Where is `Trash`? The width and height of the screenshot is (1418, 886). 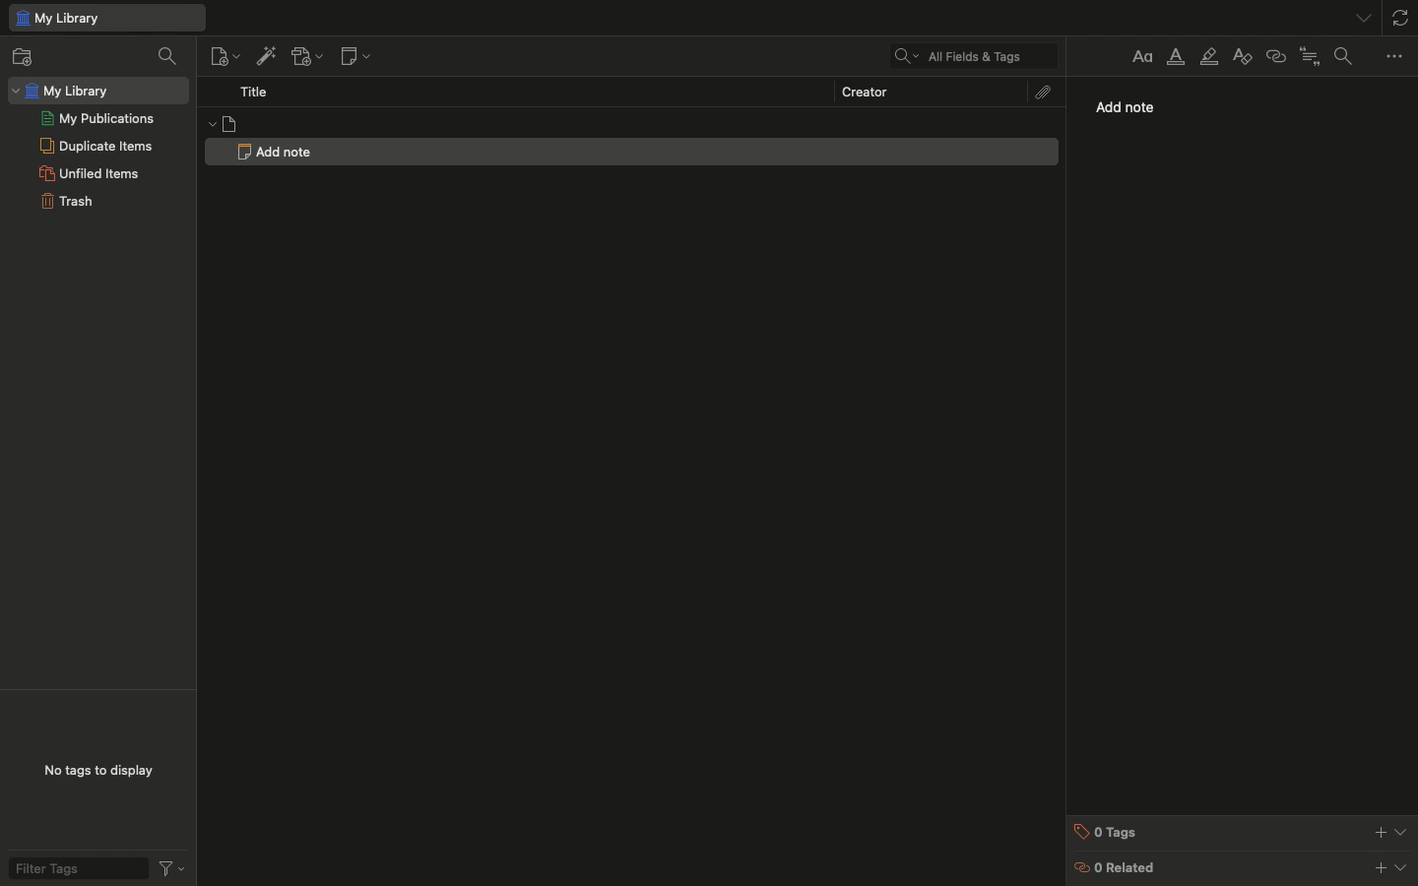
Trash is located at coordinates (66, 202).